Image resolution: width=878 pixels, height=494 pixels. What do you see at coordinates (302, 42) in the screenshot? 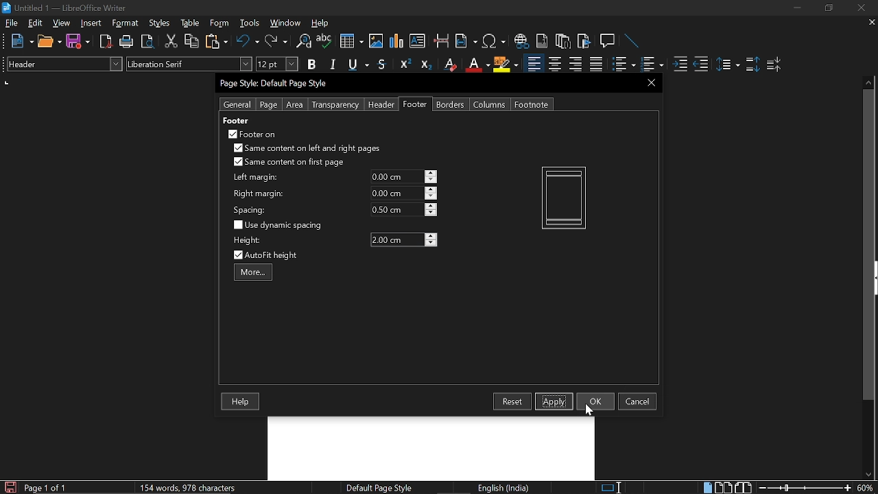
I see `Find and replace` at bounding box center [302, 42].